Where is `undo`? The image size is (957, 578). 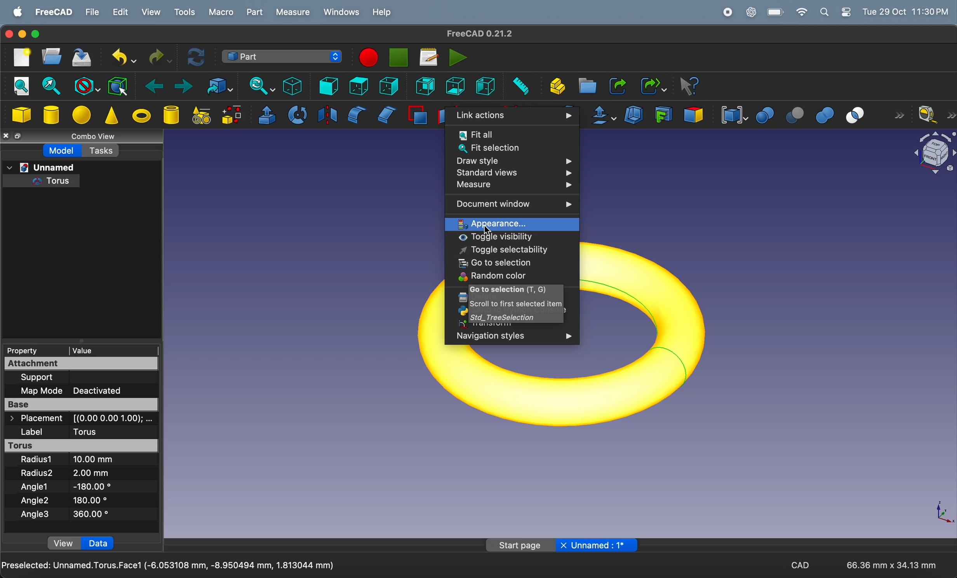 undo is located at coordinates (124, 57).